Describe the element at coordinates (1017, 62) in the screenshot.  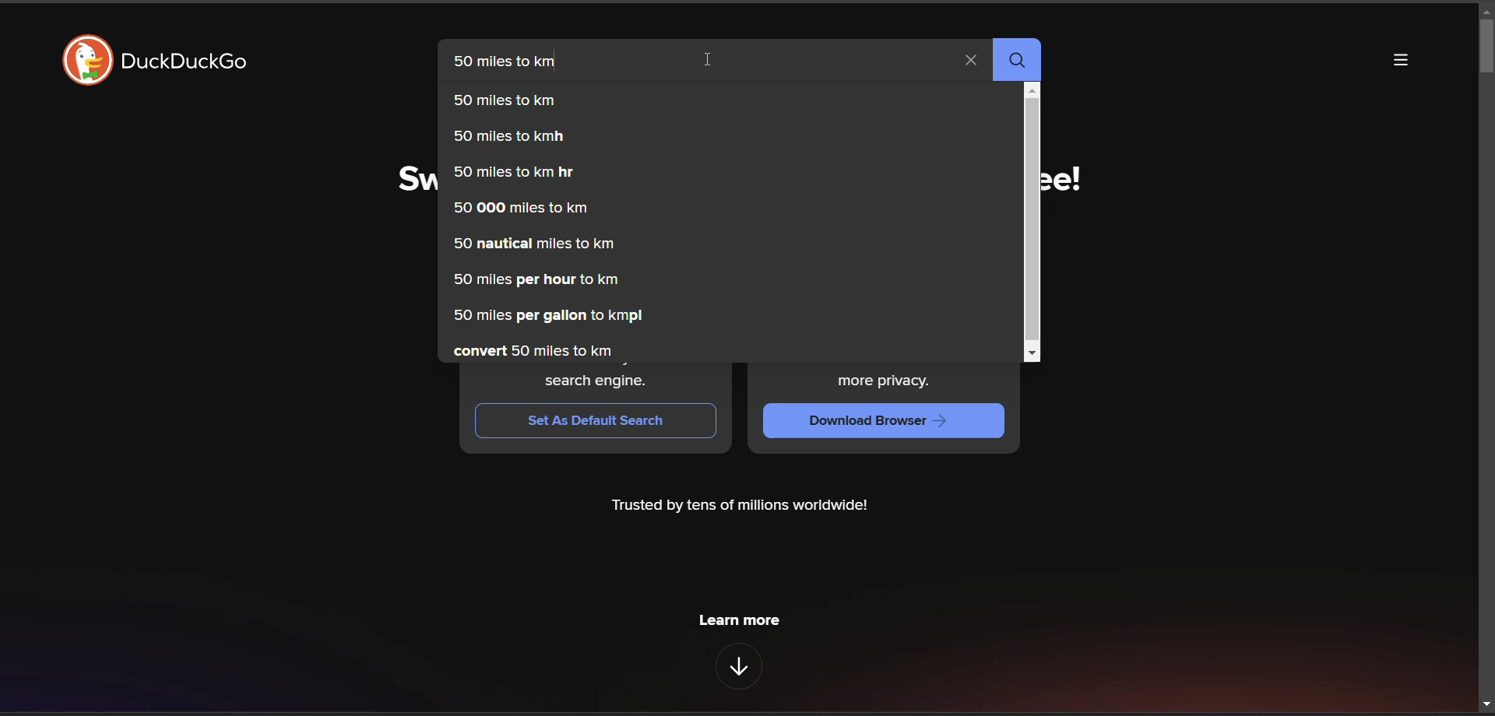
I see `search butto` at that location.